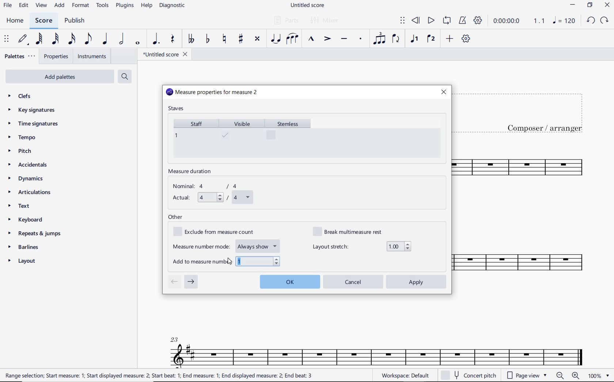 The width and height of the screenshot is (614, 382). Describe the element at coordinates (15, 21) in the screenshot. I see `HOME` at that location.